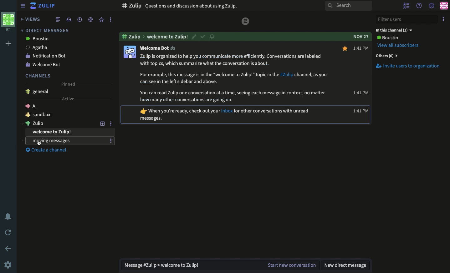 The height and width of the screenshot is (273, 450). What do you see at coordinates (79, 19) in the screenshot?
I see `Time` at bounding box center [79, 19].